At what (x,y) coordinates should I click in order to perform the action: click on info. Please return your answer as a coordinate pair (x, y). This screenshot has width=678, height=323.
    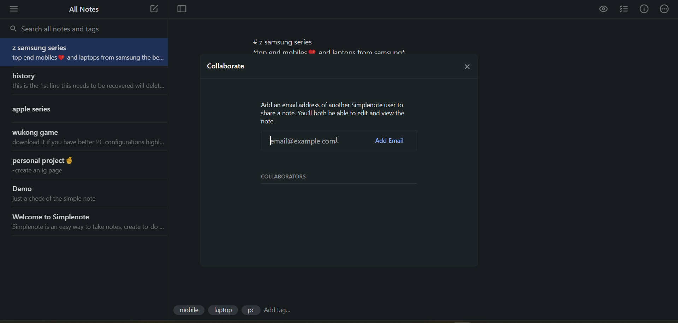
    Looking at the image, I should click on (644, 9).